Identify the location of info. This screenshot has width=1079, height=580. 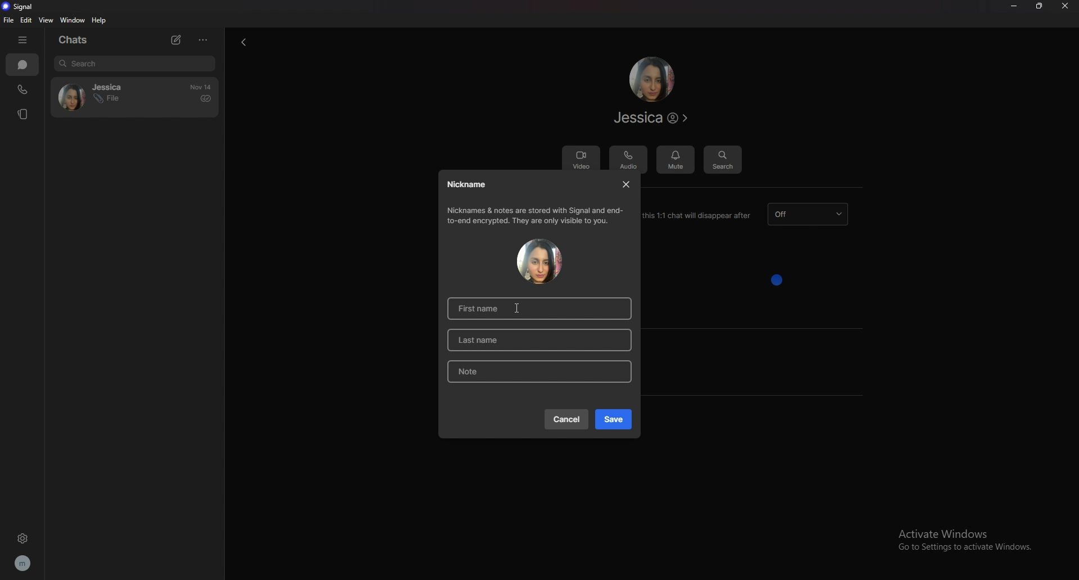
(537, 215).